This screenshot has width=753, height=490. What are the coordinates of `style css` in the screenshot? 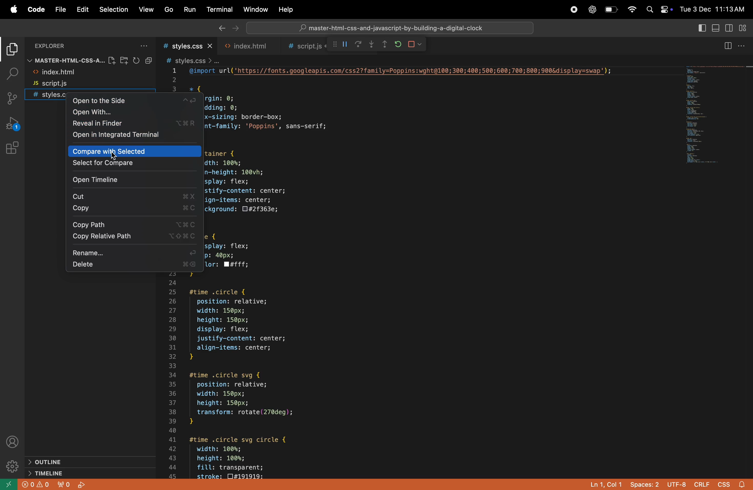 It's located at (192, 60).